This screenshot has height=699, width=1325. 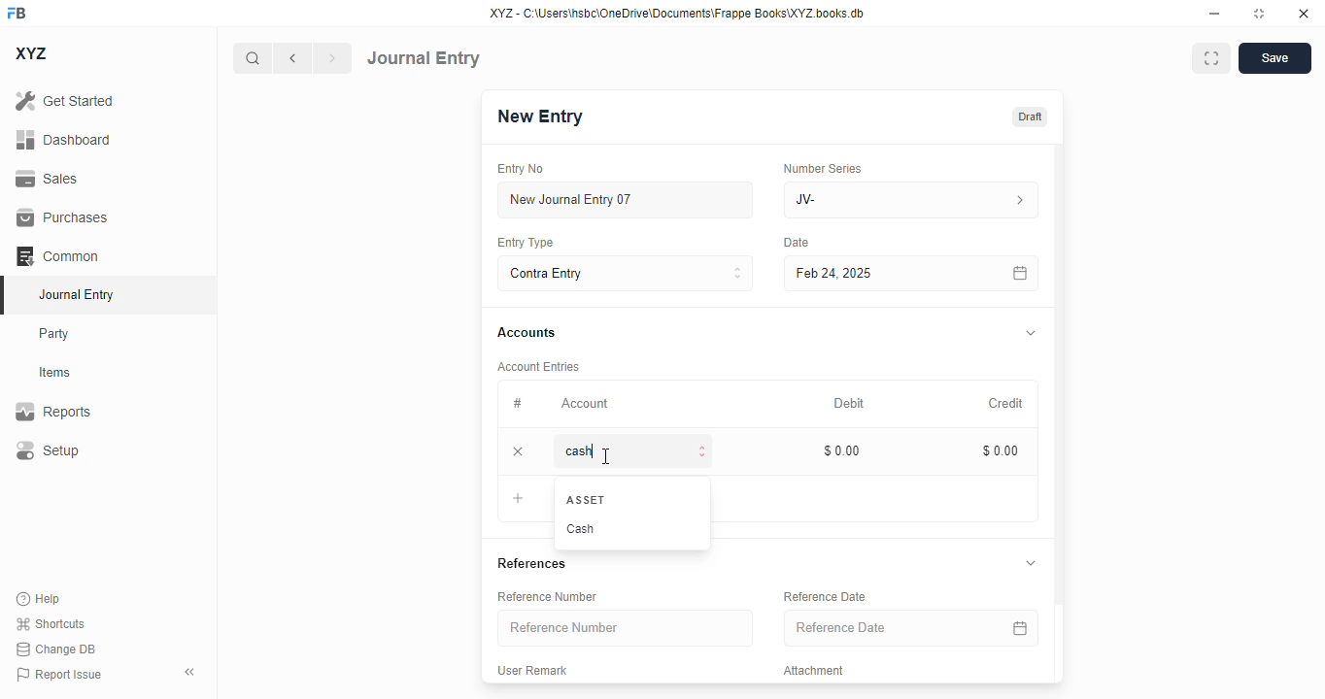 I want to click on XYZ - C:\Users\hsbc\OneDrive\Documents\Frappe Books\XYZ books. db, so click(x=677, y=14).